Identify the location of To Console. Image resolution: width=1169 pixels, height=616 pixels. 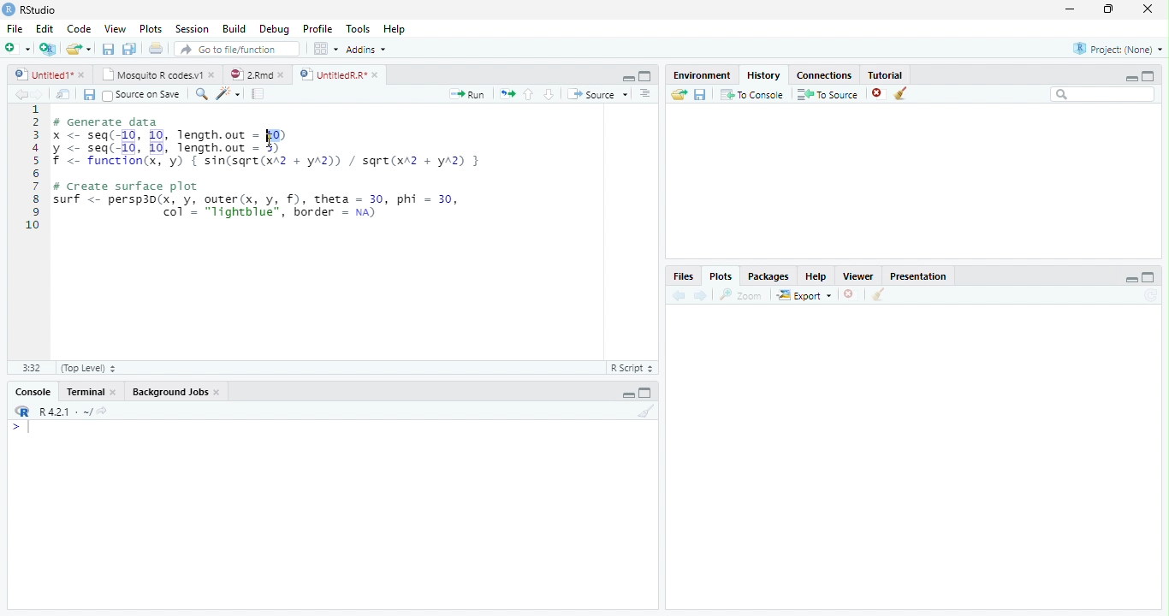
(752, 94).